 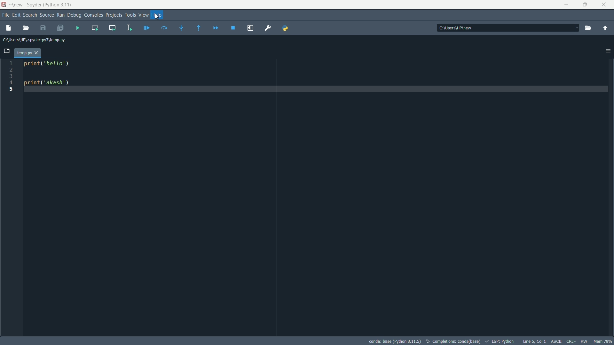 I want to click on run current cell and go to the next one, so click(x=112, y=27).